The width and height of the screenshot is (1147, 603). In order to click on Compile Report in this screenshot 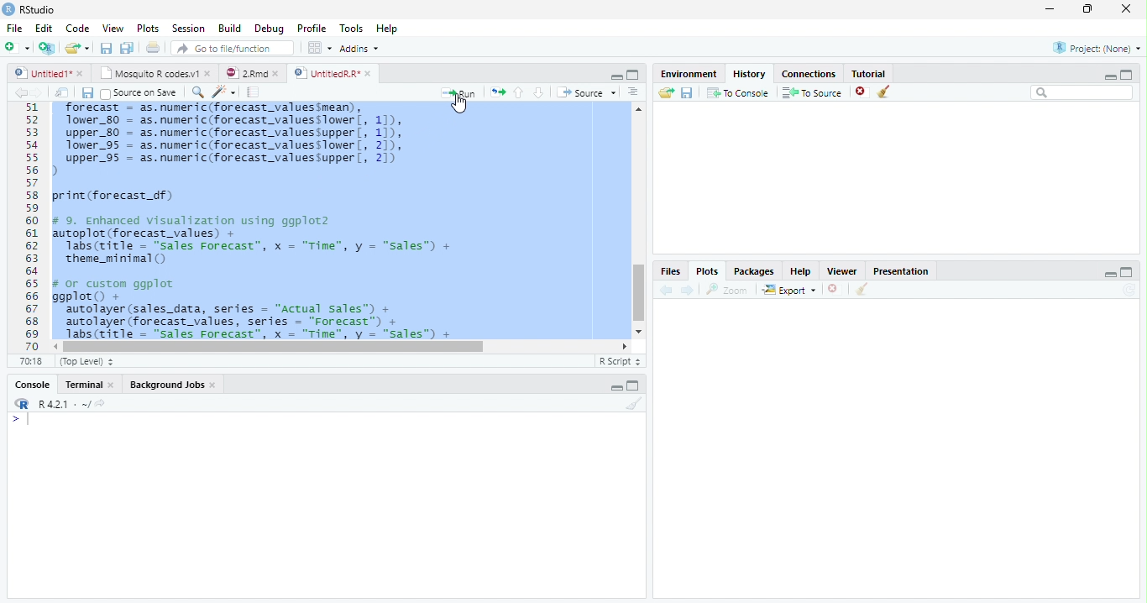, I will do `click(254, 92)`.